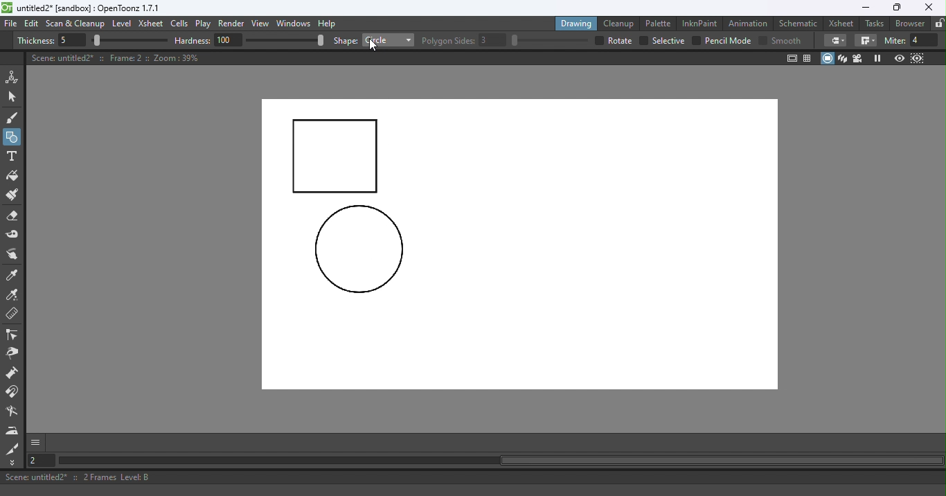  I want to click on More options, so click(35, 442).